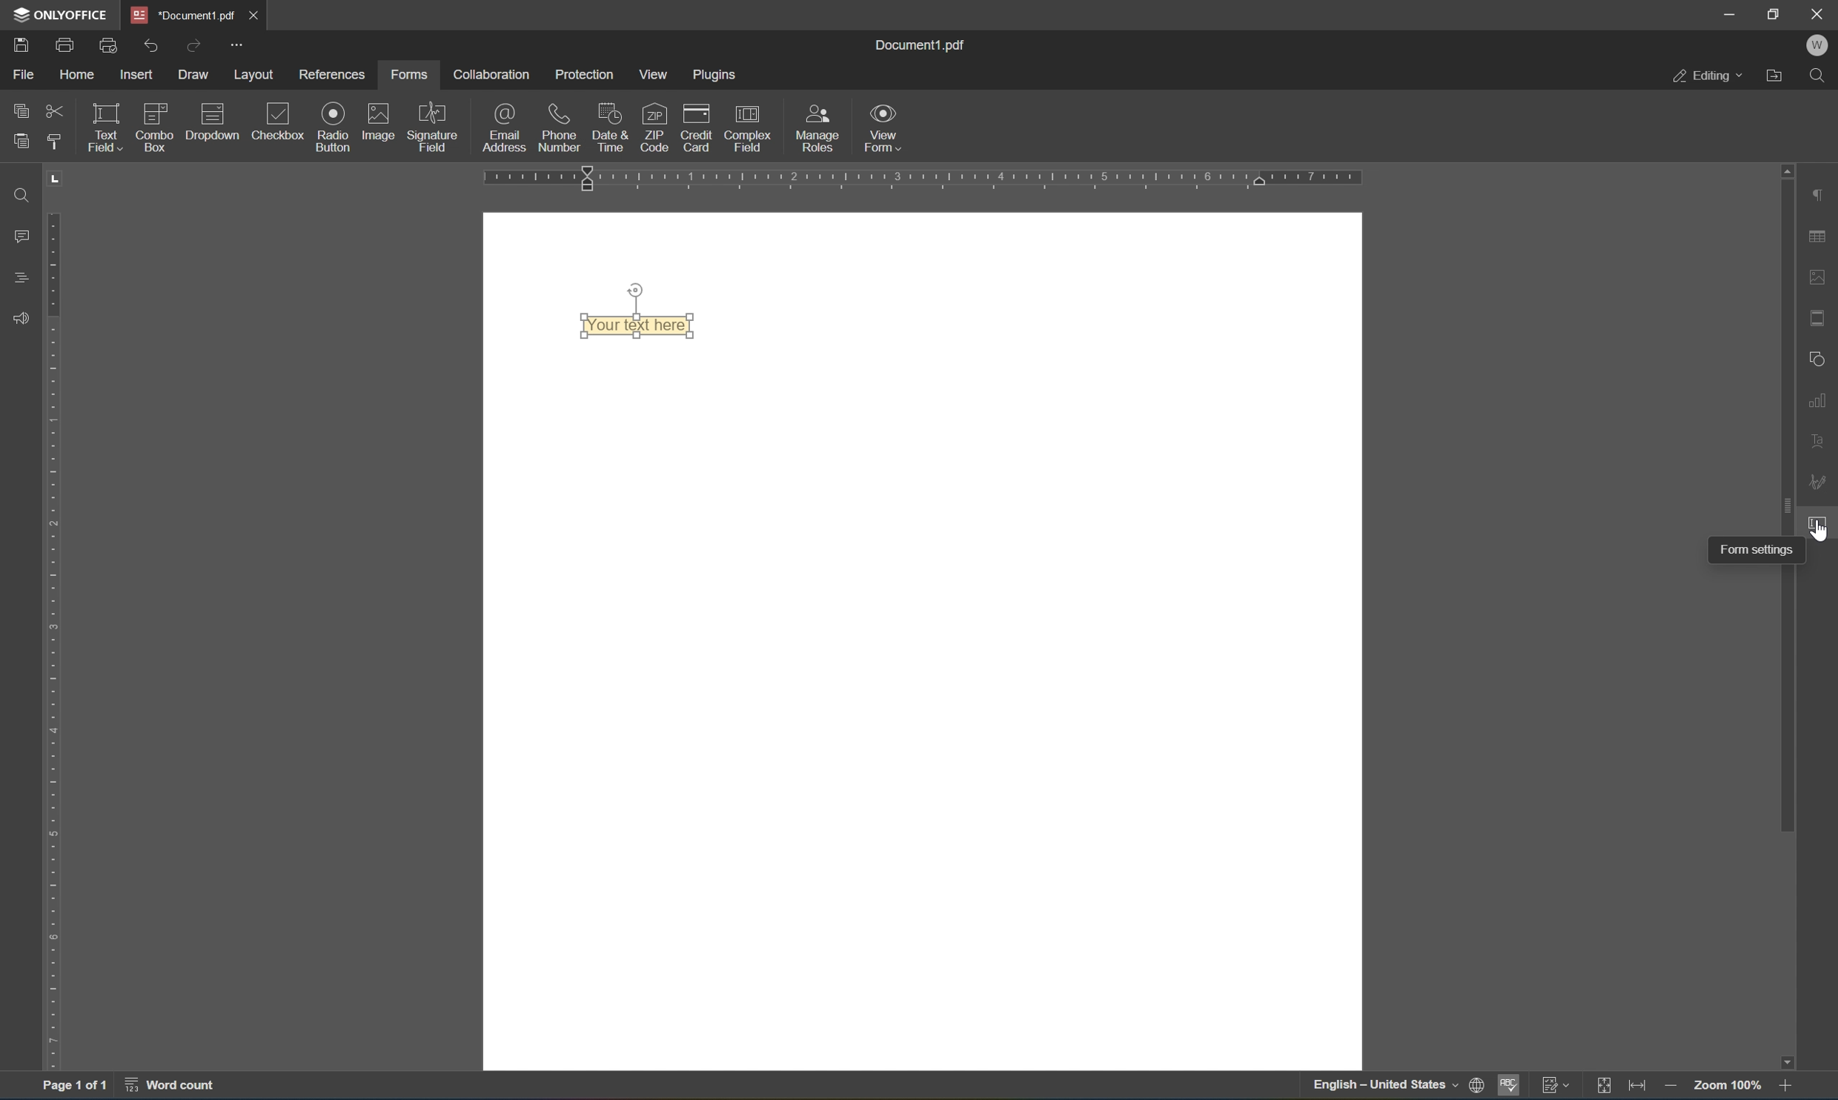  I want to click on radio button, so click(334, 125).